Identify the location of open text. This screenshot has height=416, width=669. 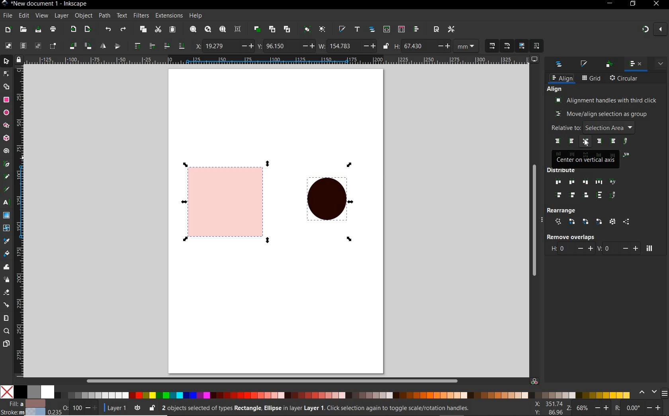
(358, 30).